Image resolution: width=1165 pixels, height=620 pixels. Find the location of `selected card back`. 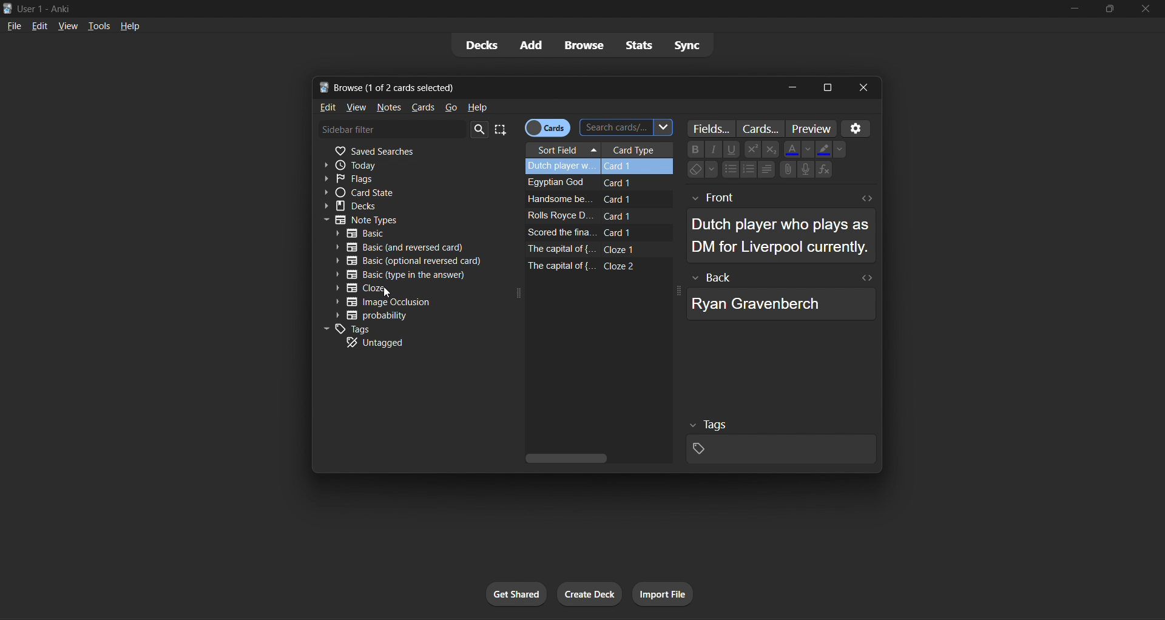

selected card back is located at coordinates (780, 295).